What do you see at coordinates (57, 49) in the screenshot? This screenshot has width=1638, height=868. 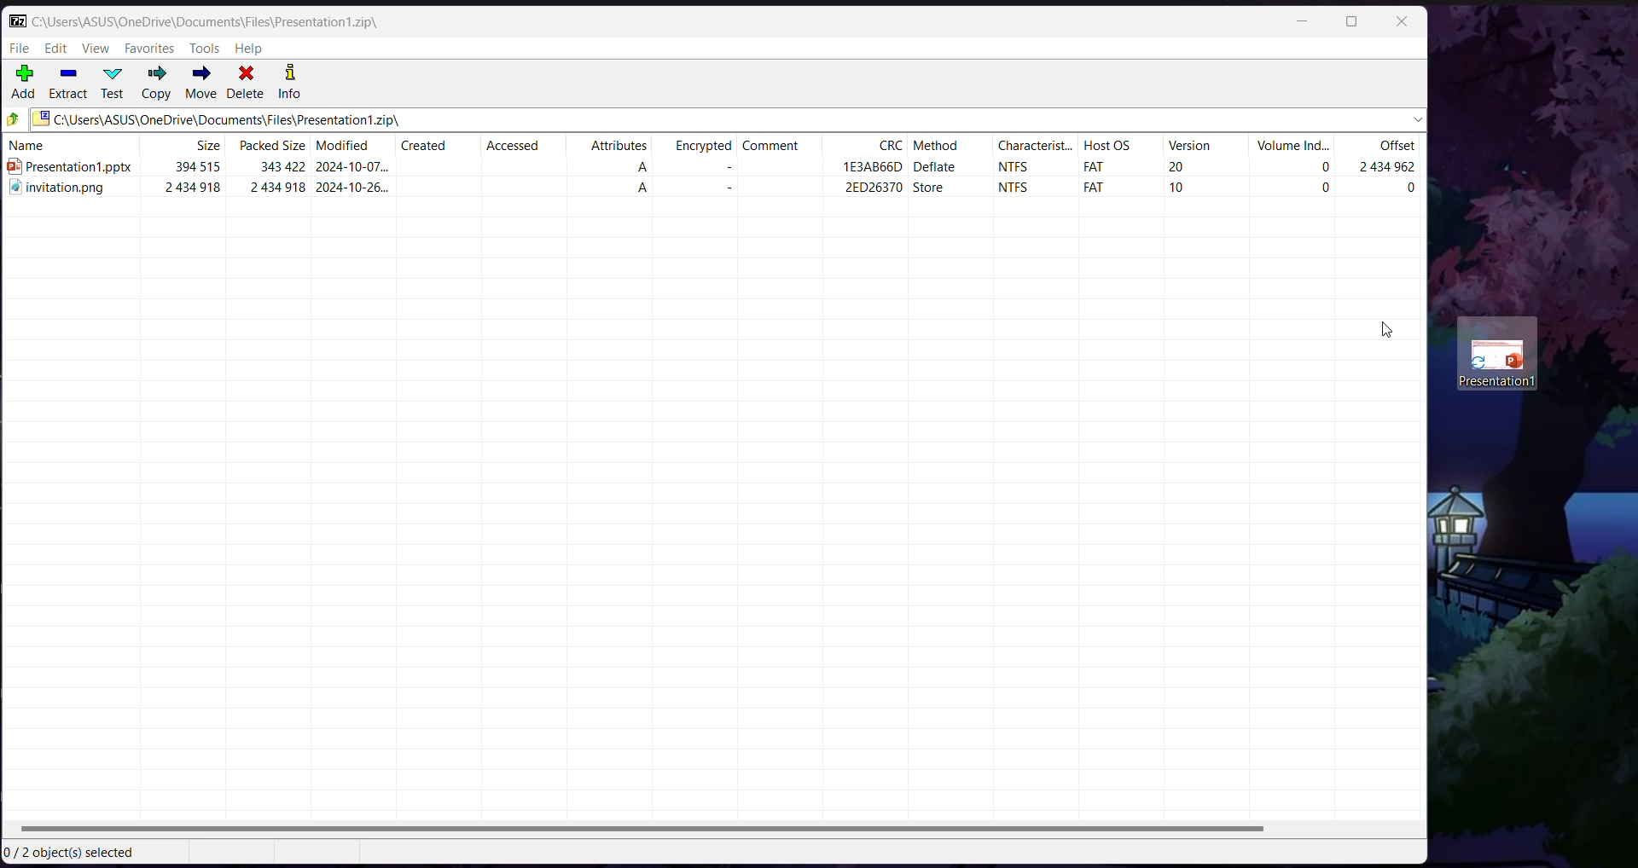 I see `Edit` at bounding box center [57, 49].